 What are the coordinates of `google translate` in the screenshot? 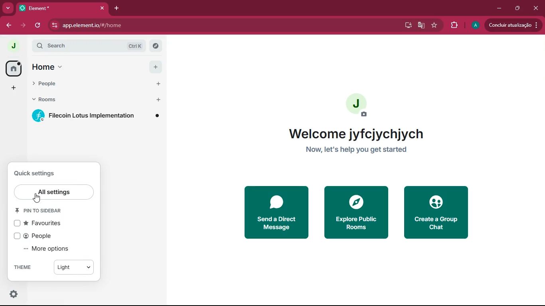 It's located at (421, 26).